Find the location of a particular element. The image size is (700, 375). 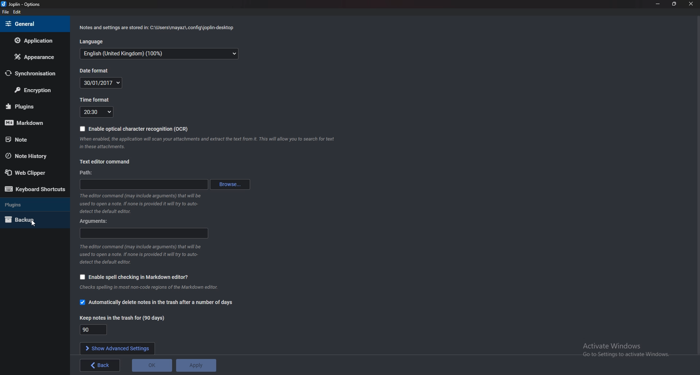

Time format is located at coordinates (95, 100).